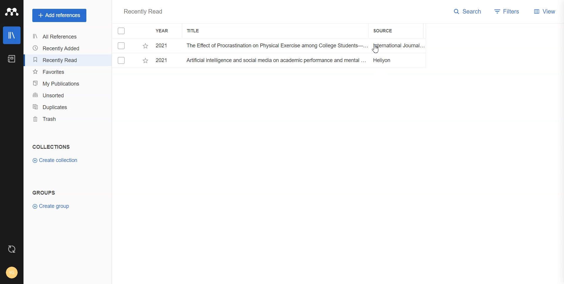 The height and width of the screenshot is (284, 564). Describe the element at coordinates (58, 83) in the screenshot. I see `My Publications` at that location.